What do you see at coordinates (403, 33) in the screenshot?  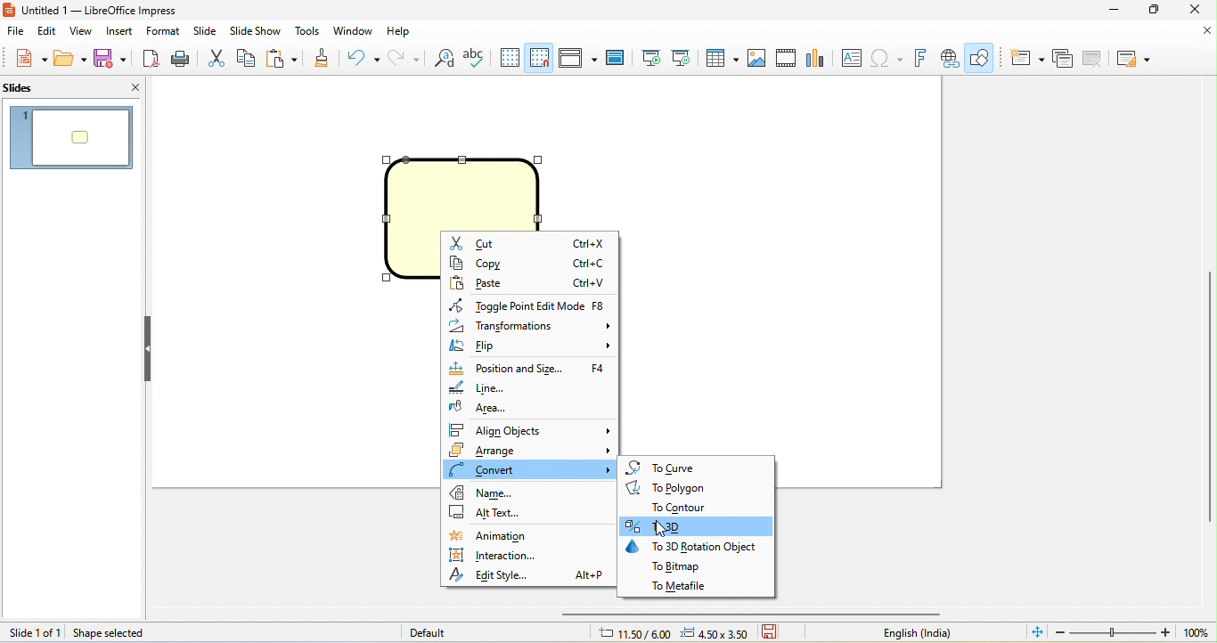 I see `help` at bounding box center [403, 33].